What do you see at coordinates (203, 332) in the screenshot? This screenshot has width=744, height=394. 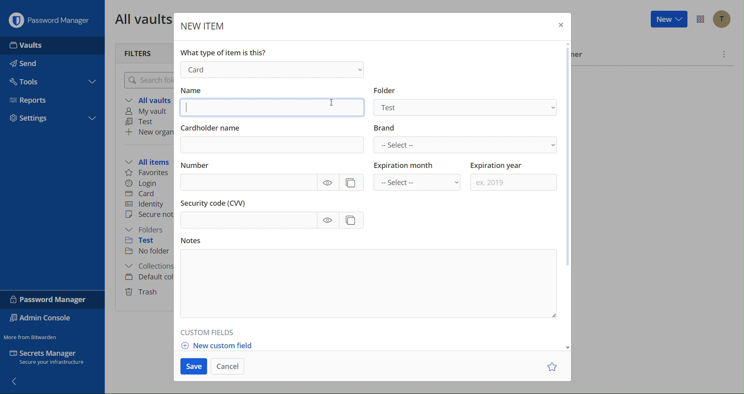 I see `Custom Fields` at bounding box center [203, 332].